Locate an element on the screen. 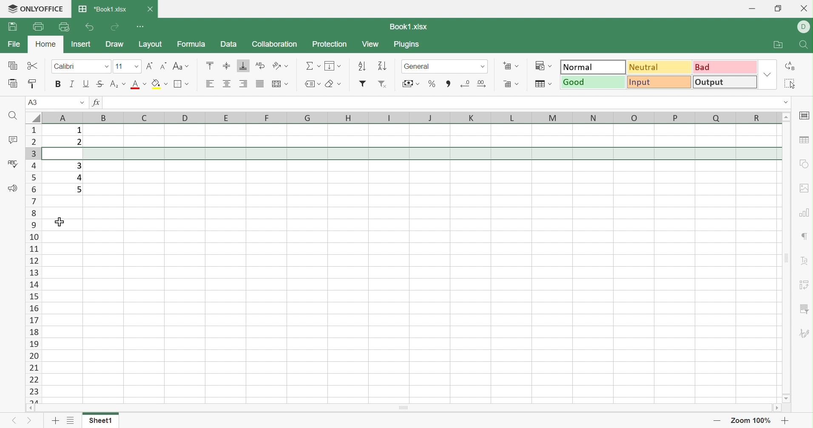  Drop Down is located at coordinates (188, 66).